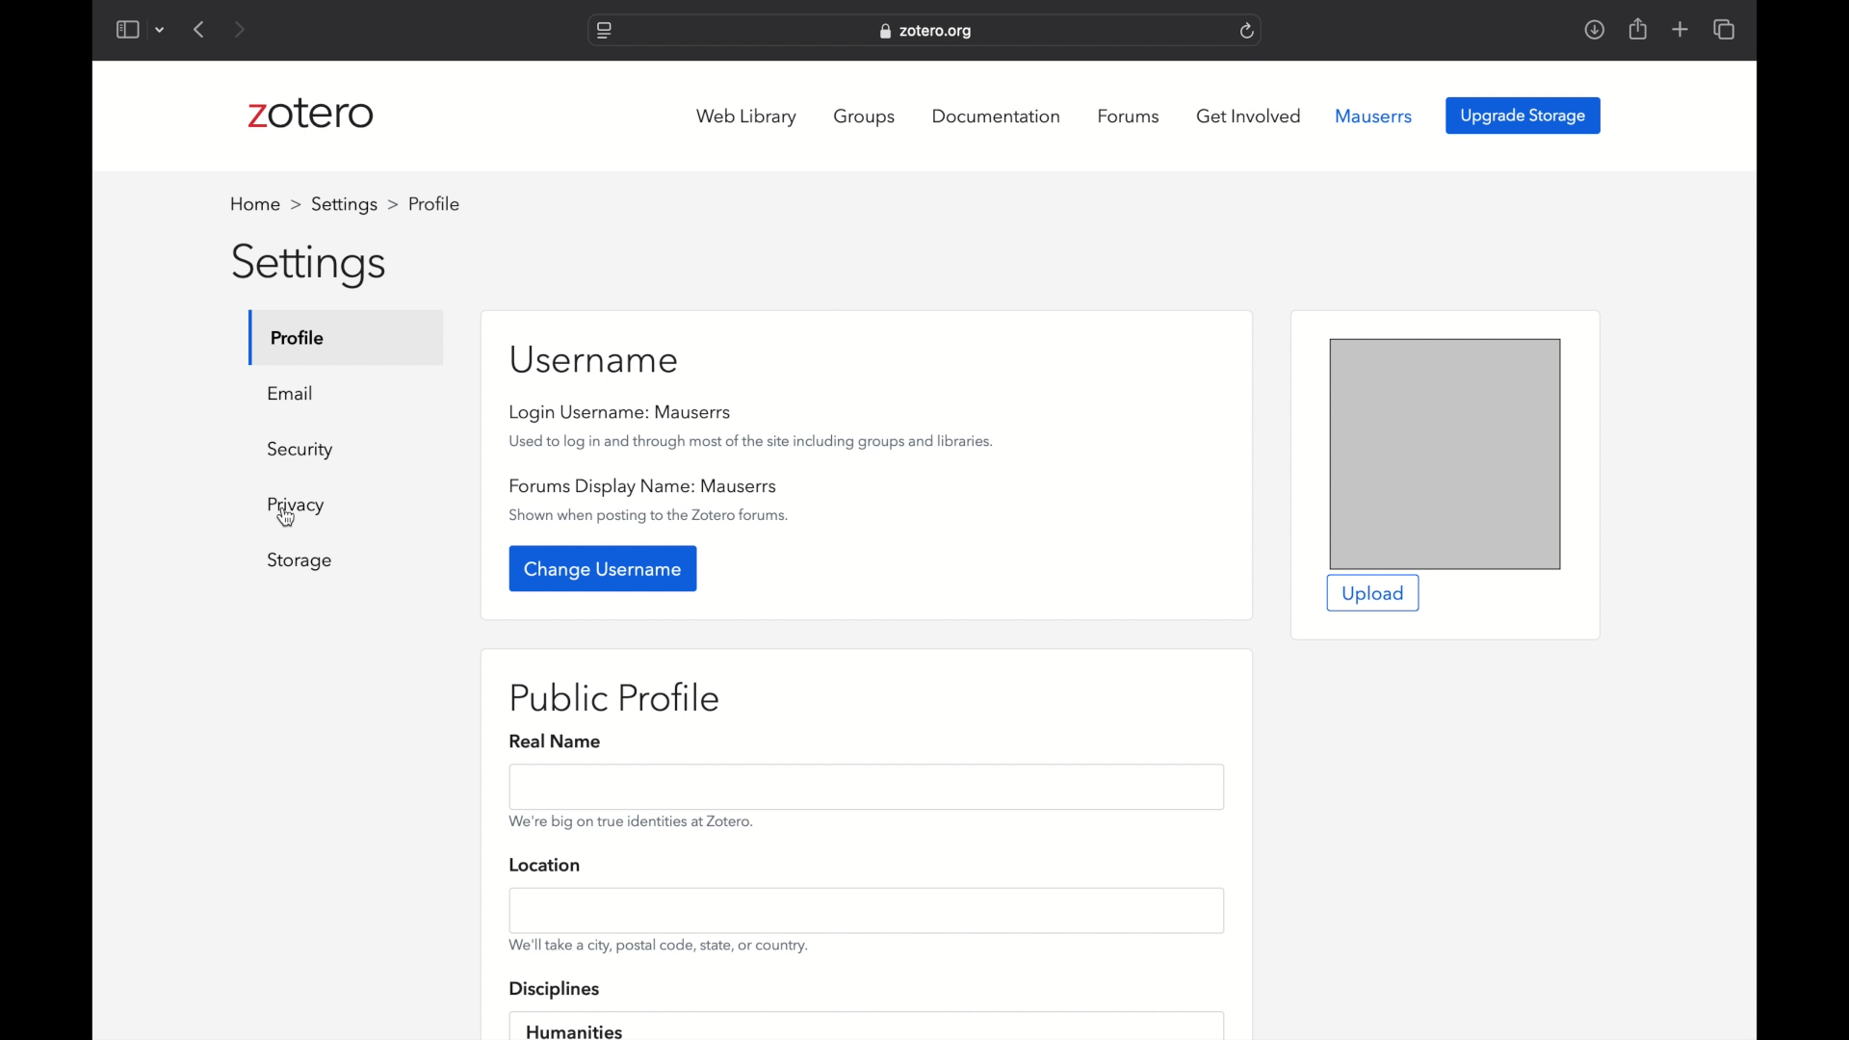 This screenshot has width=1849, height=1040. What do you see at coordinates (1726, 29) in the screenshot?
I see `show tab overview` at bounding box center [1726, 29].